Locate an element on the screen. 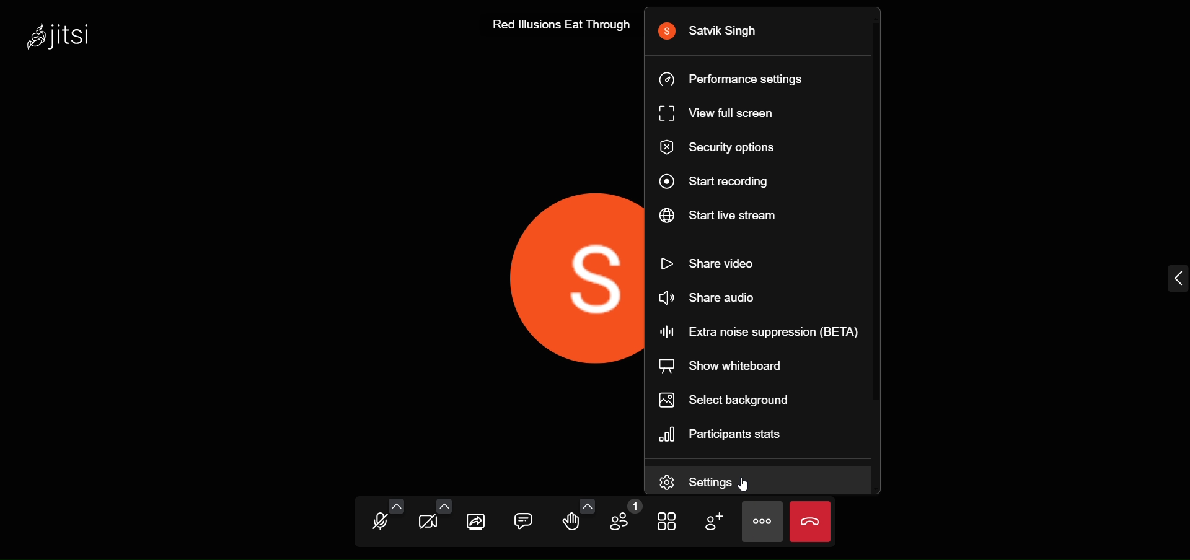 This screenshot has width=1190, height=560. show whiteboard is located at coordinates (732, 366).